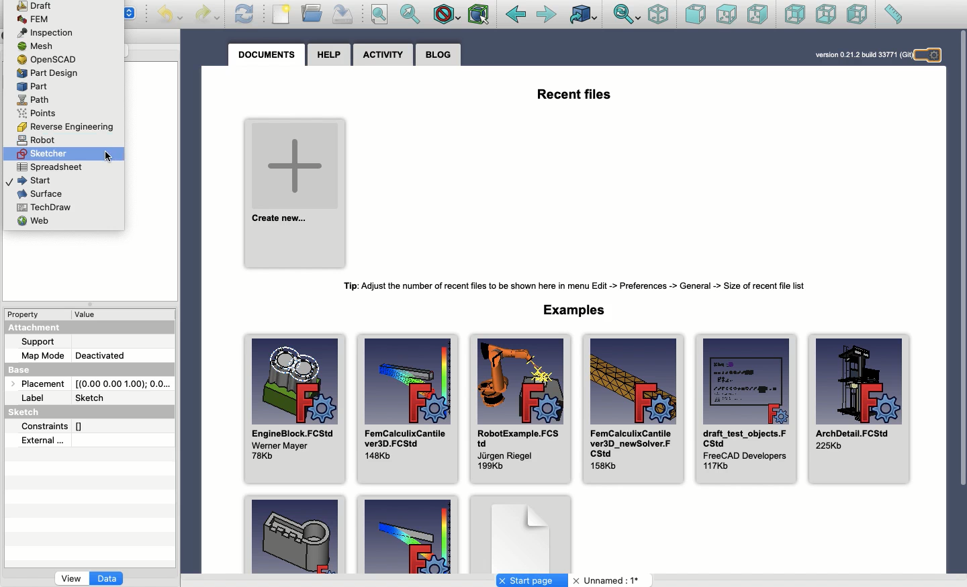  What do you see at coordinates (43, 154) in the screenshot?
I see `Sketcher` at bounding box center [43, 154].